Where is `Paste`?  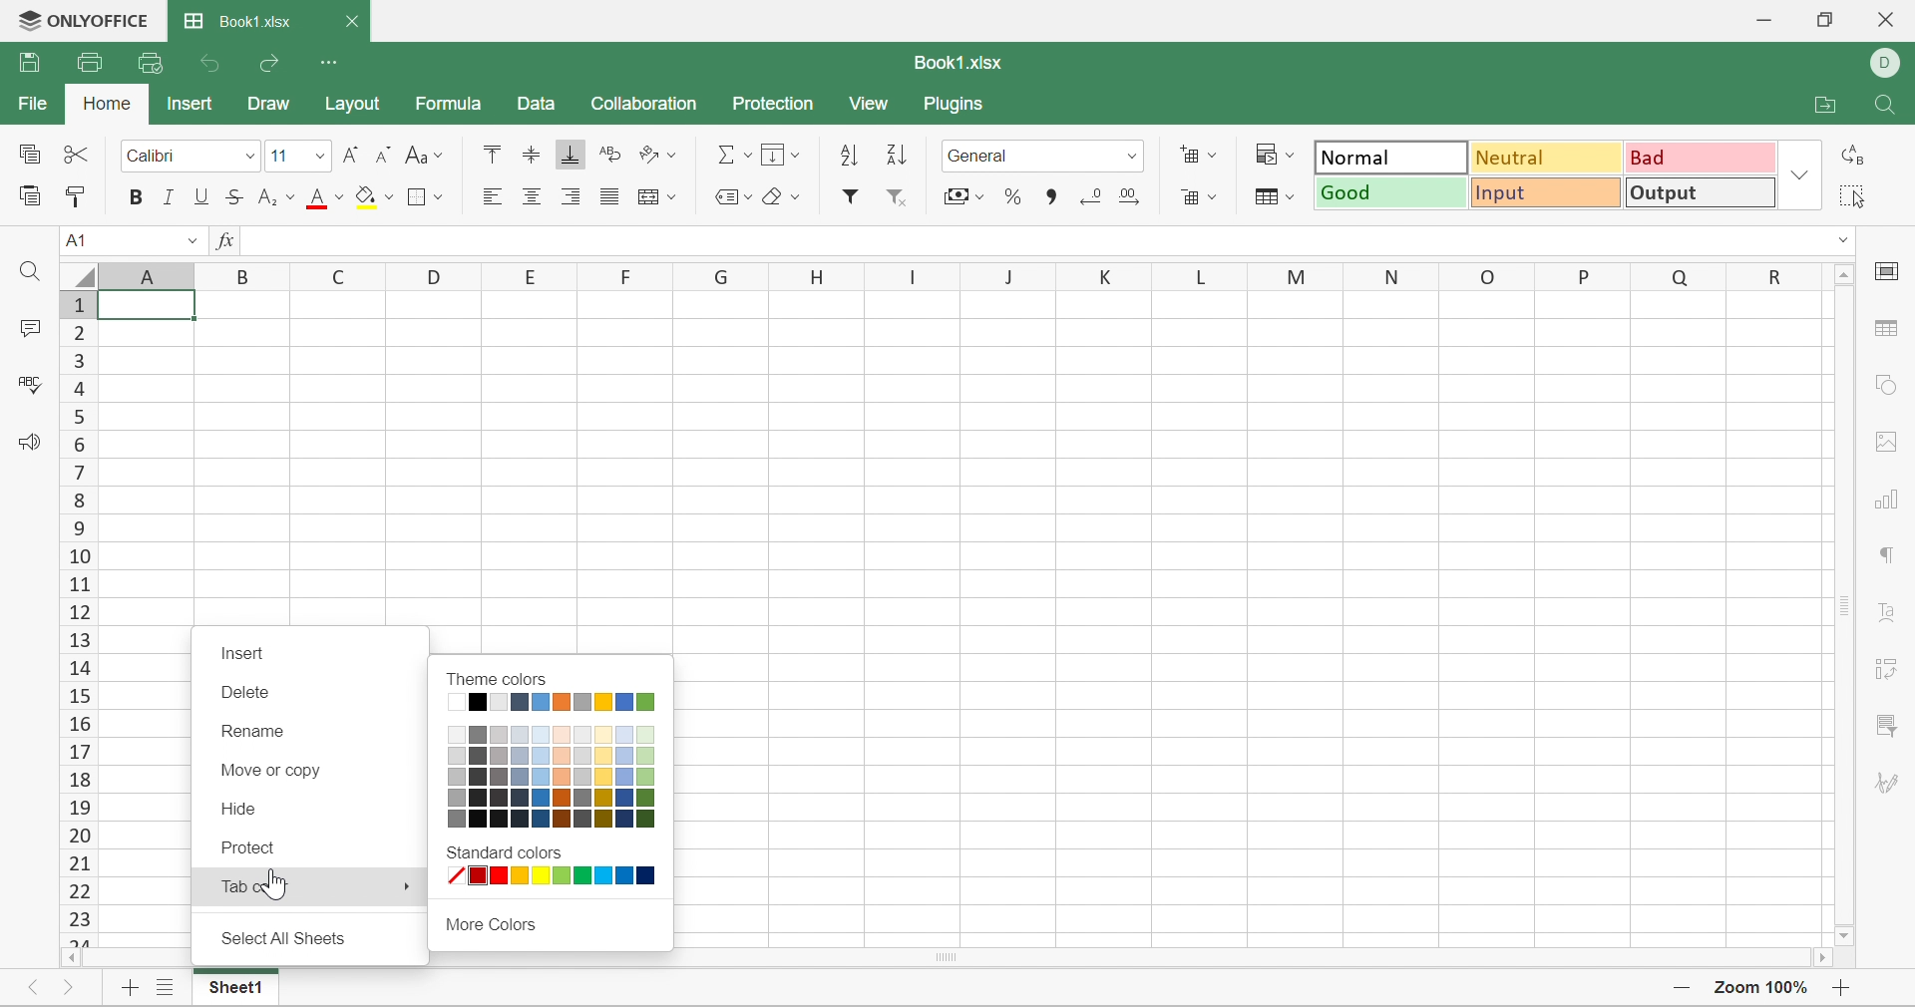
Paste is located at coordinates (29, 195).